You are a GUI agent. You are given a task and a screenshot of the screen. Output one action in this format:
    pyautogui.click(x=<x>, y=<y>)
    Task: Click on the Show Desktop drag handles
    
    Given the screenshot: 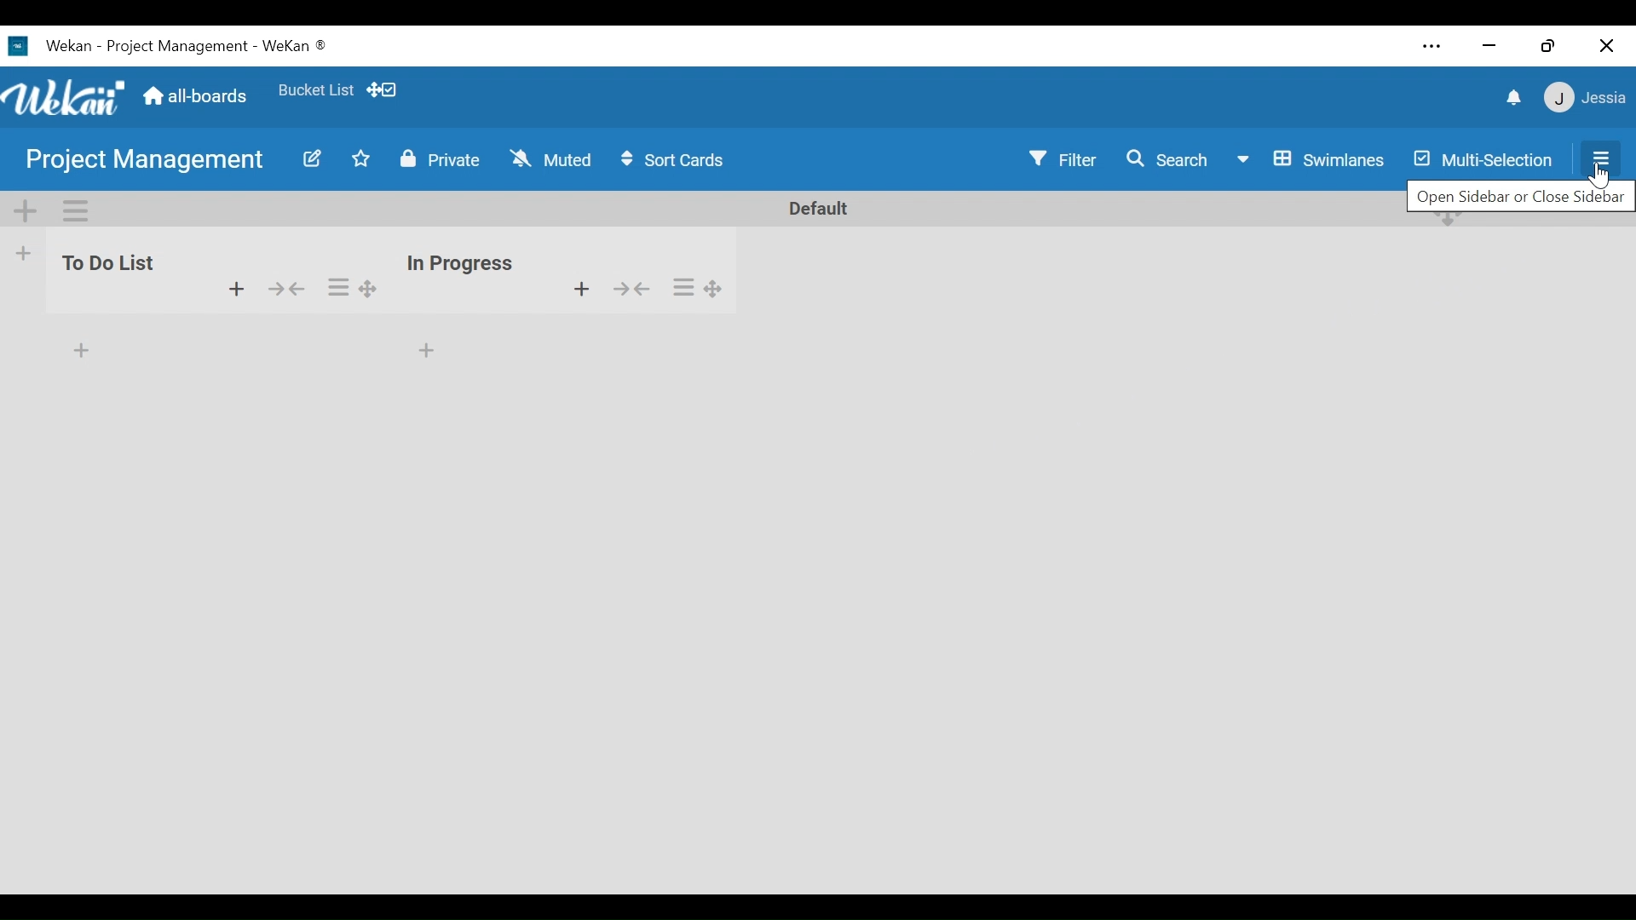 What is the action you would take?
    pyautogui.click(x=386, y=90)
    